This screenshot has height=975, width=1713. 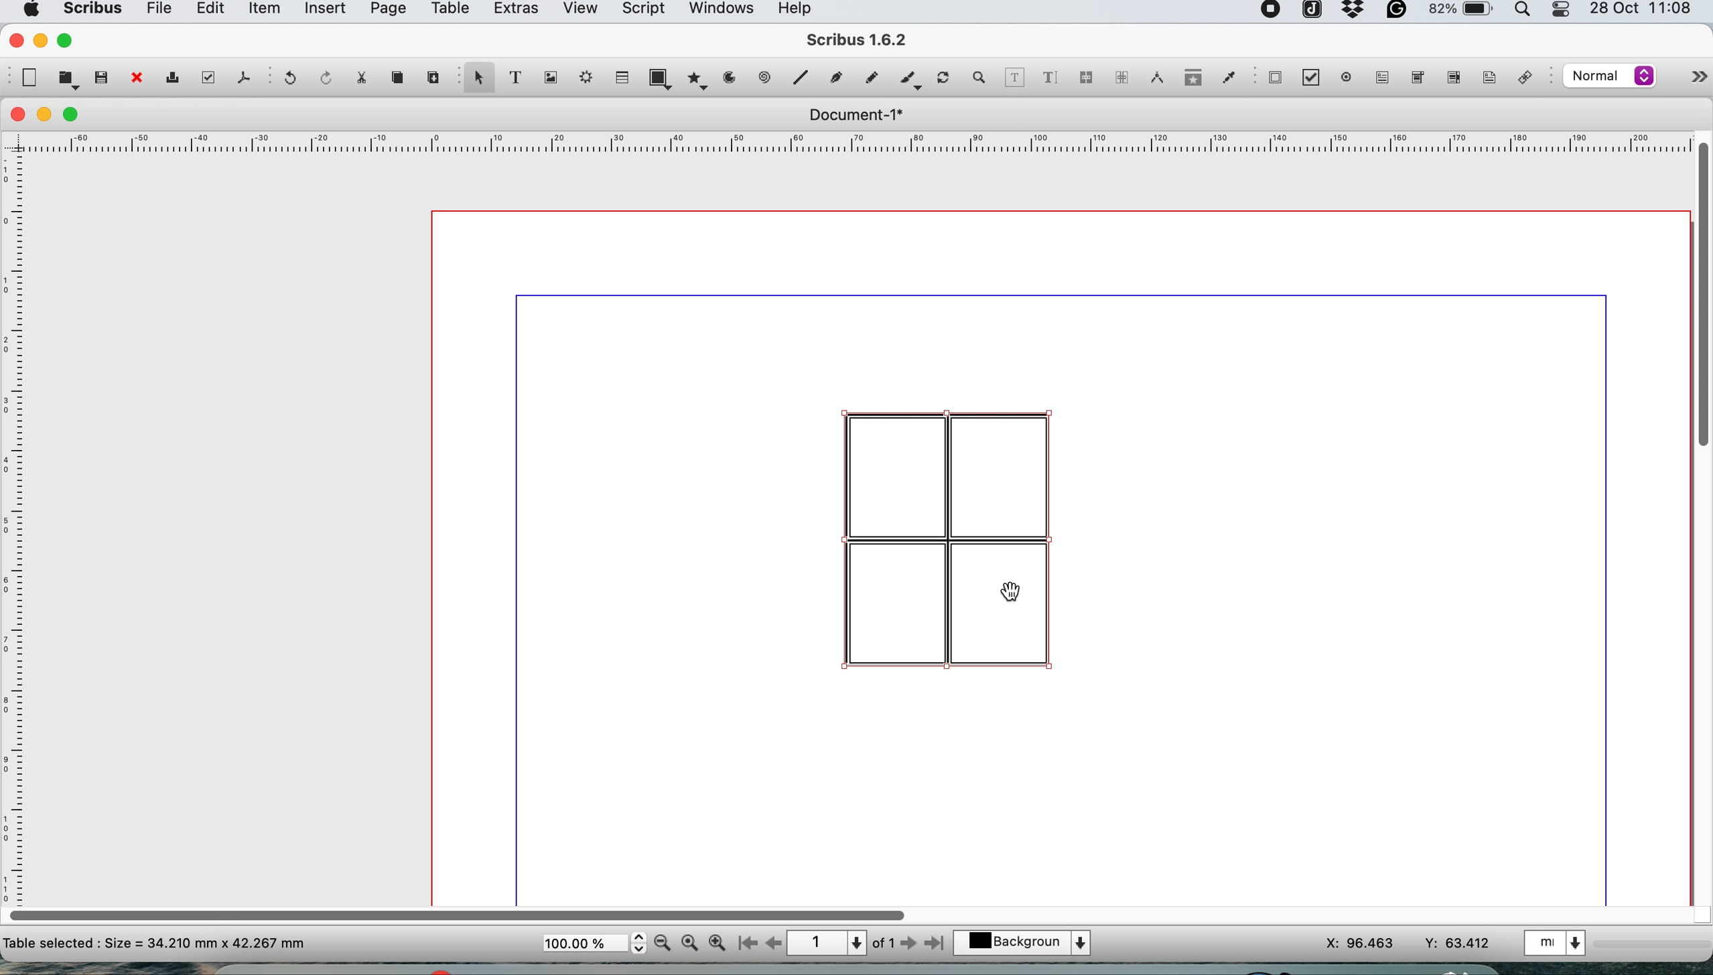 What do you see at coordinates (1459, 13) in the screenshot?
I see `battery` at bounding box center [1459, 13].